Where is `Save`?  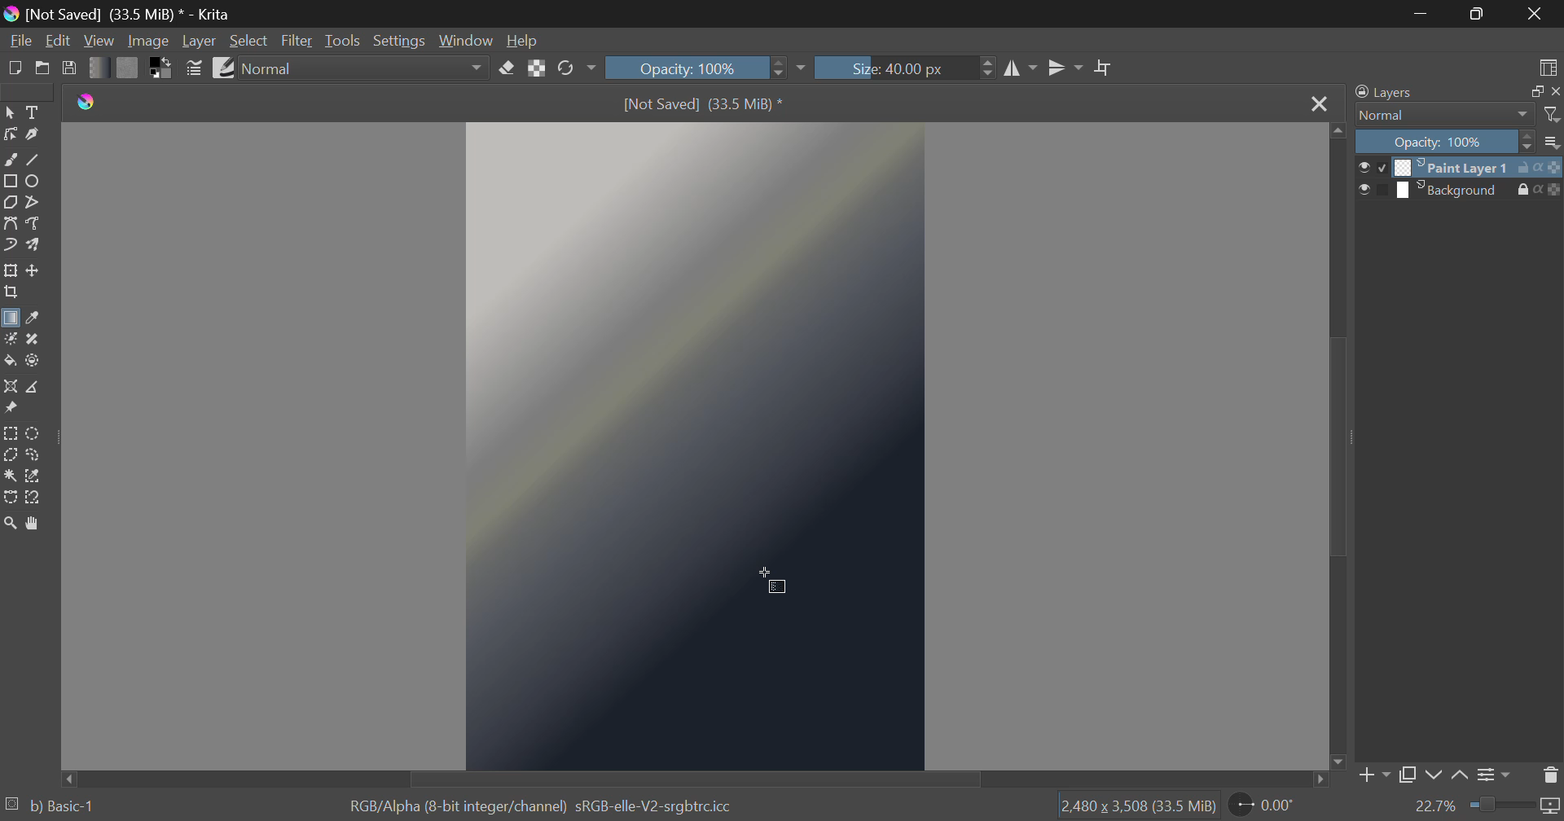
Save is located at coordinates (70, 67).